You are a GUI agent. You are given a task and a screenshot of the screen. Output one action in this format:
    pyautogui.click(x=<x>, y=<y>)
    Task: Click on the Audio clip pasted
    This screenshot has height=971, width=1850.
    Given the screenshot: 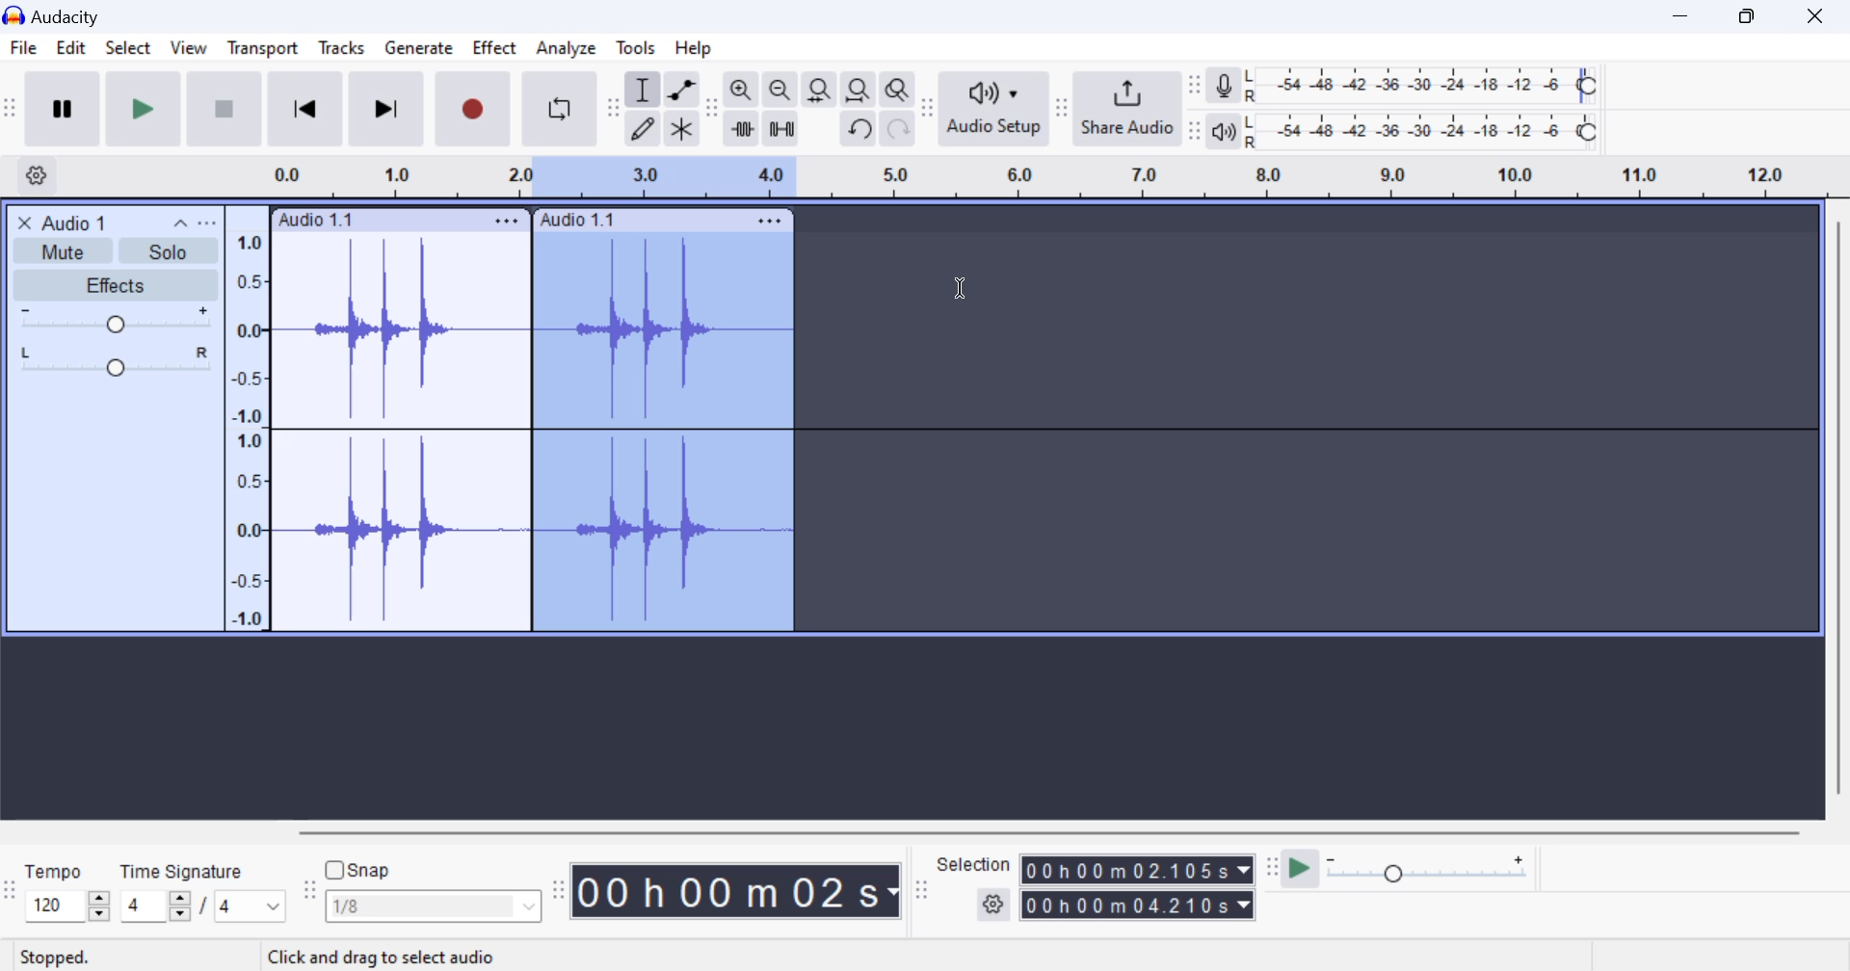 What is the action you would take?
    pyautogui.click(x=669, y=433)
    